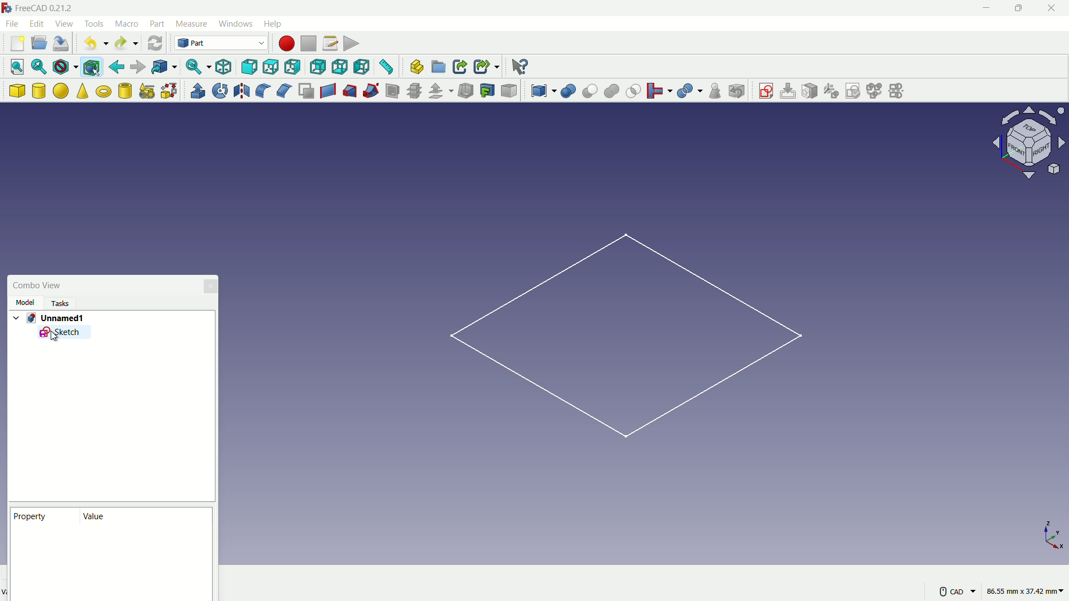 The image size is (1069, 601). What do you see at coordinates (486, 66) in the screenshot?
I see `create sub link` at bounding box center [486, 66].